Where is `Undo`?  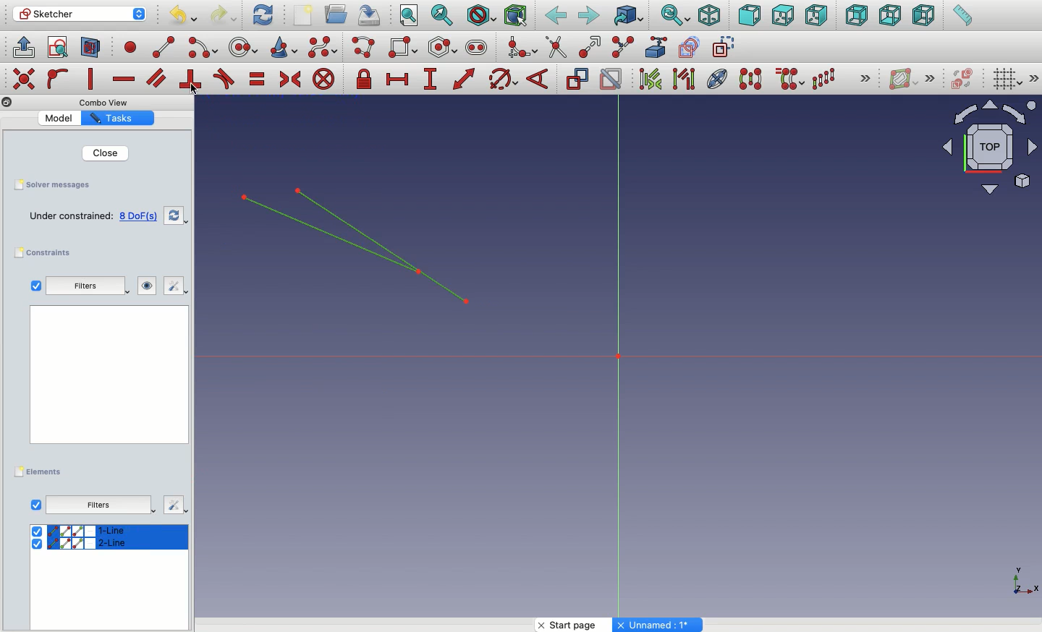 Undo is located at coordinates (182, 16).